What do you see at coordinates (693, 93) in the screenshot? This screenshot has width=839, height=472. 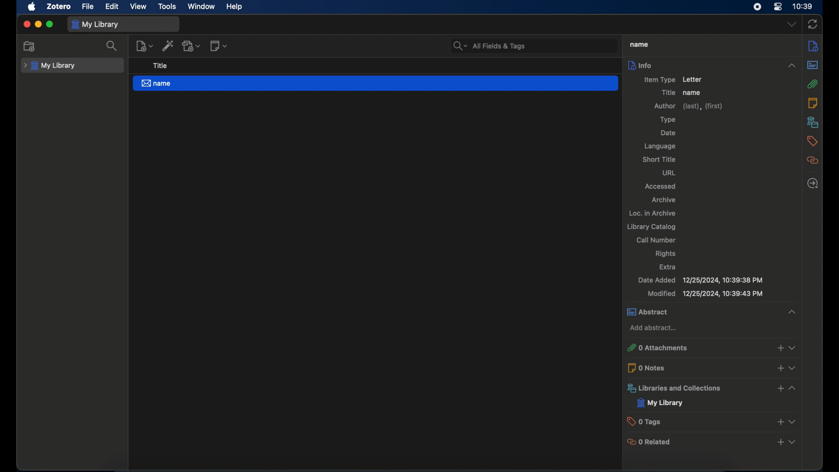 I see `name` at bounding box center [693, 93].